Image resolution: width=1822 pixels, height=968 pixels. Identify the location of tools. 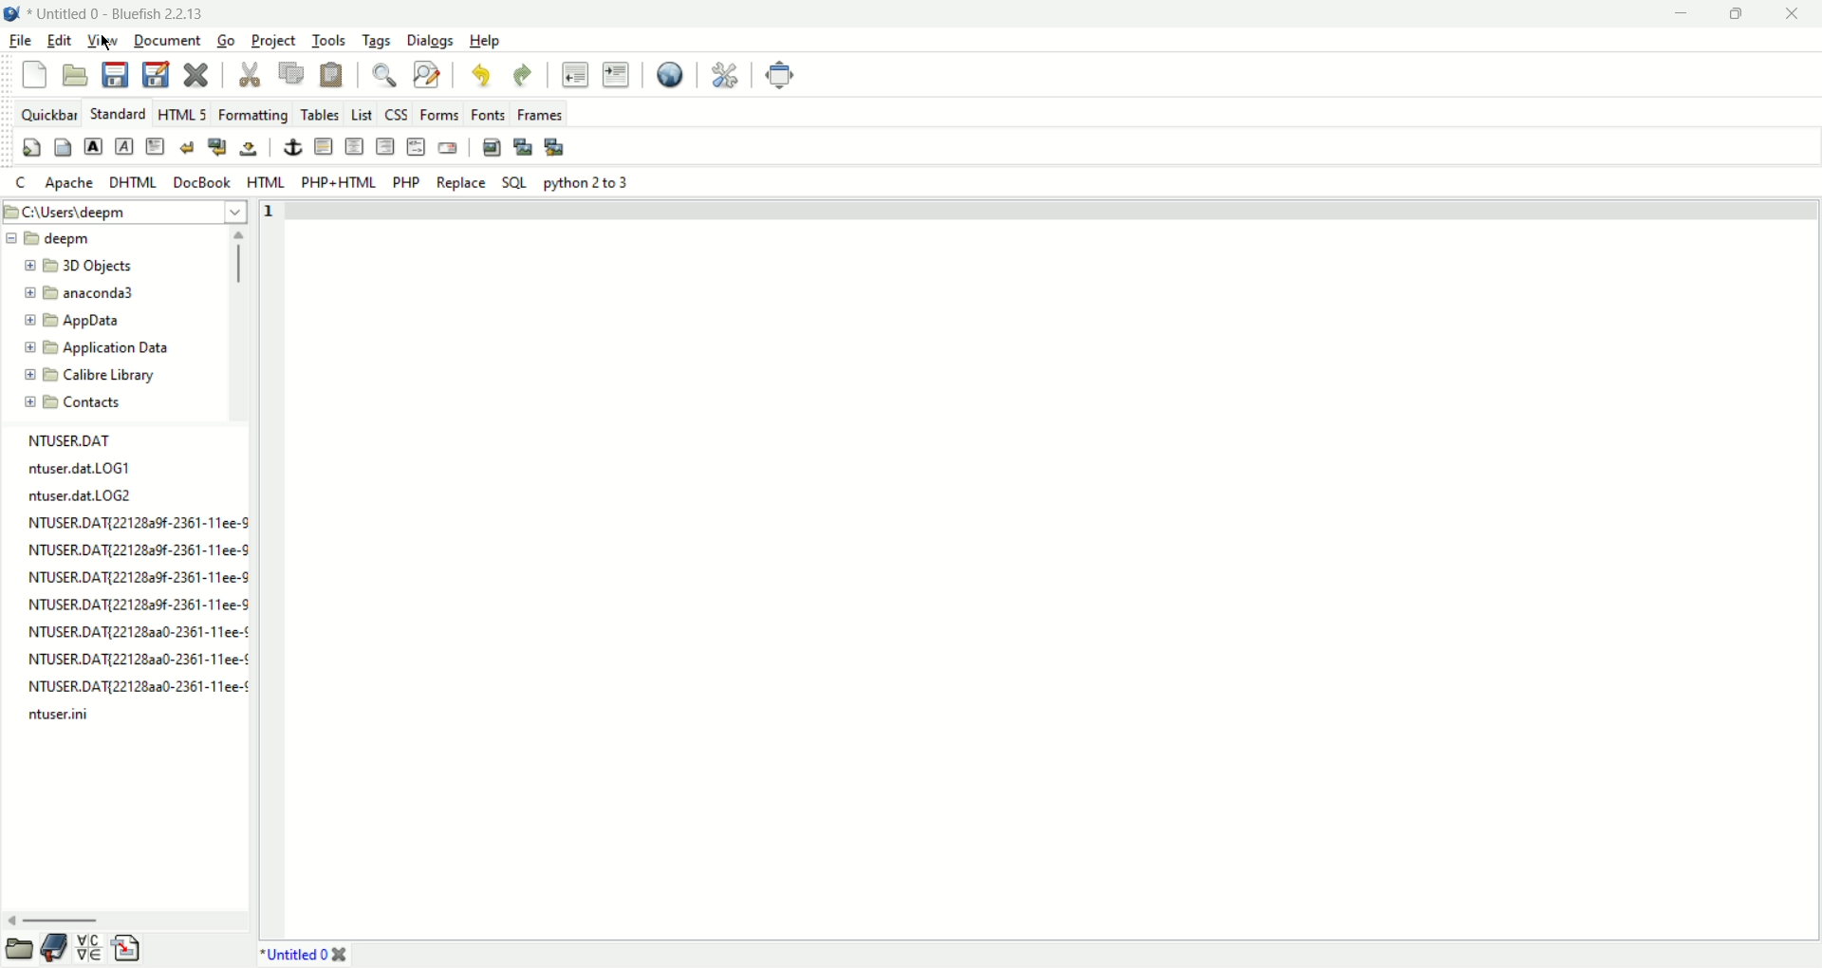
(331, 41).